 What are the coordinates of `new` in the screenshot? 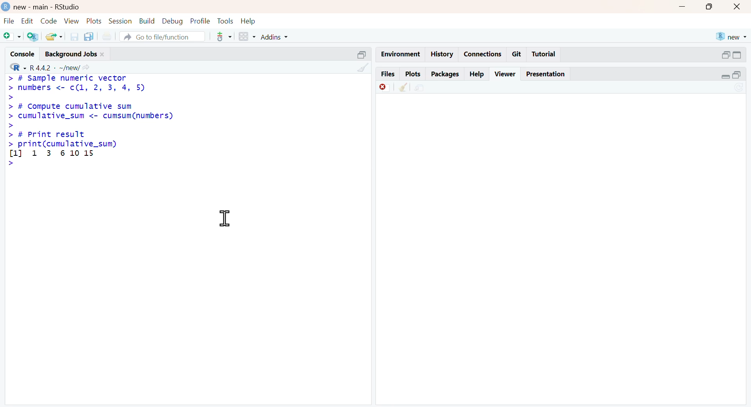 It's located at (732, 37).